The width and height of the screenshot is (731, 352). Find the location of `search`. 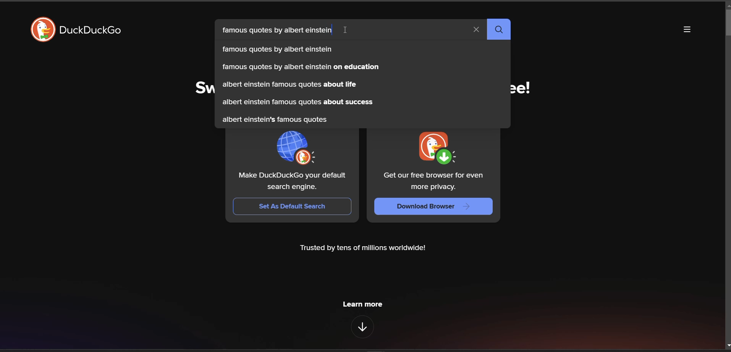

search is located at coordinates (498, 29).